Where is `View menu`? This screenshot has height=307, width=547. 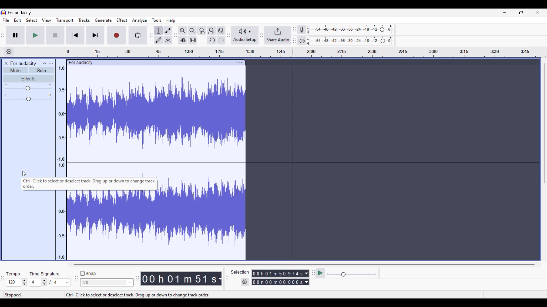 View menu is located at coordinates (47, 20).